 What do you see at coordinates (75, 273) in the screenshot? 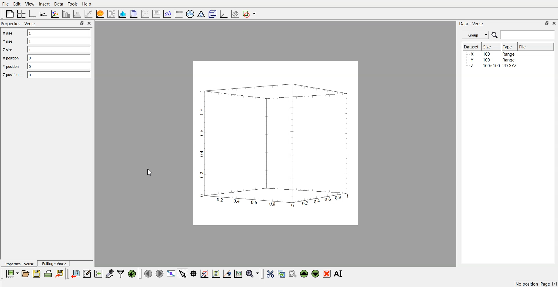
I see `Import dataset from veusz` at bounding box center [75, 273].